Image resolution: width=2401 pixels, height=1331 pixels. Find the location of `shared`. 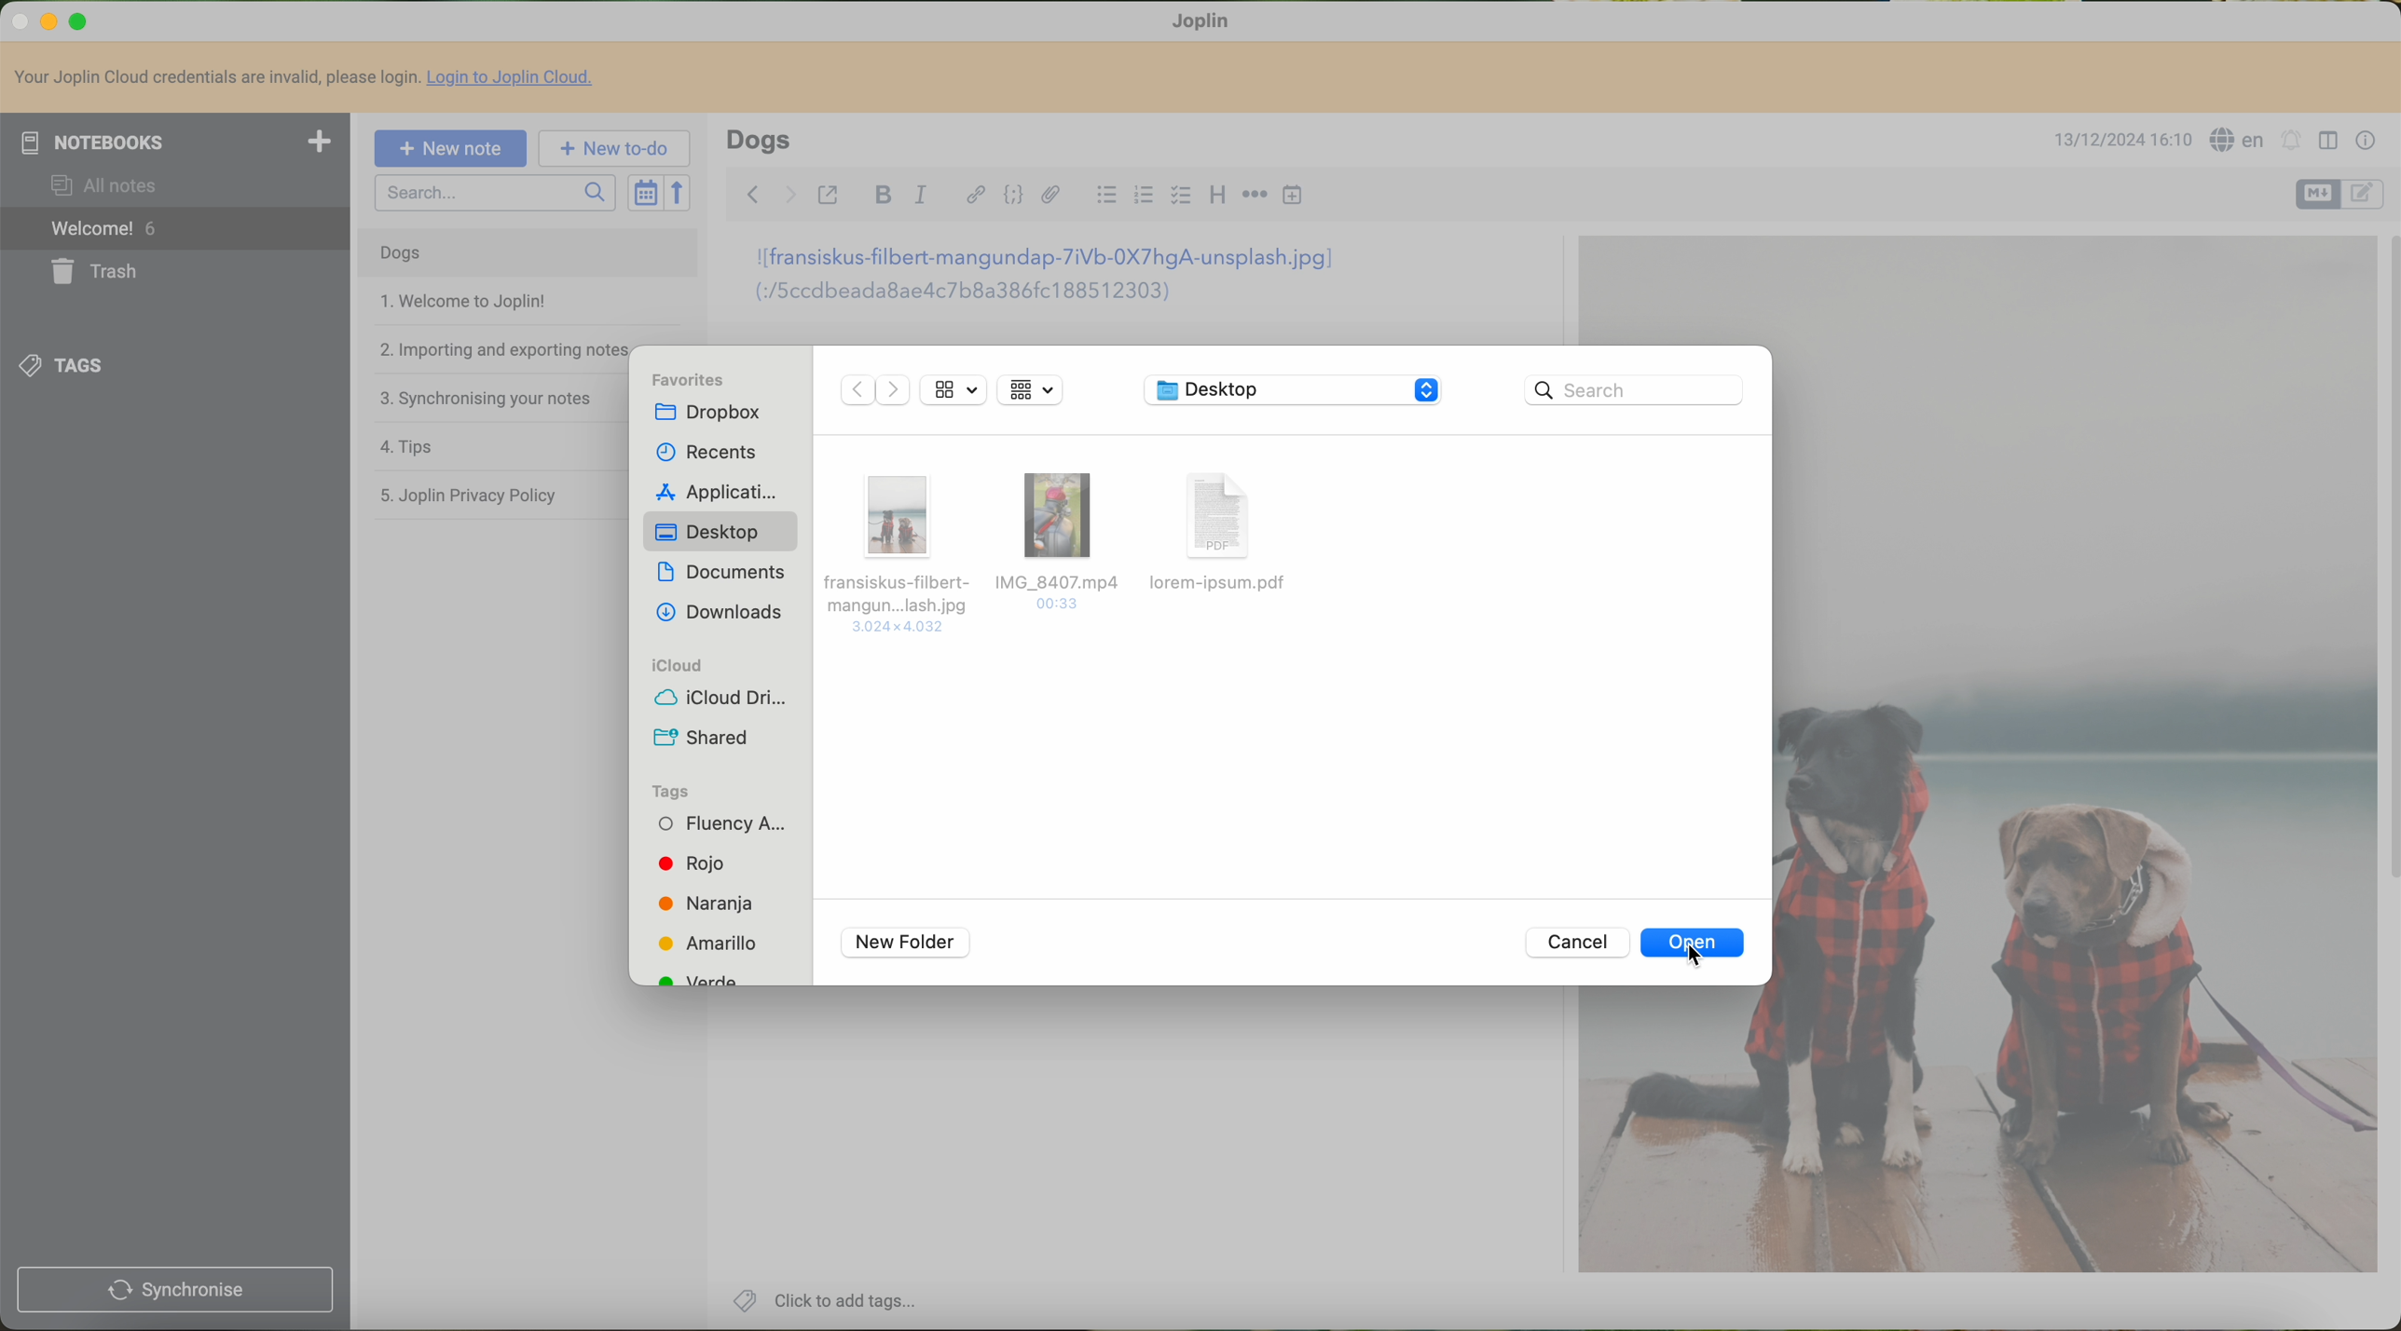

shared is located at coordinates (704, 739).